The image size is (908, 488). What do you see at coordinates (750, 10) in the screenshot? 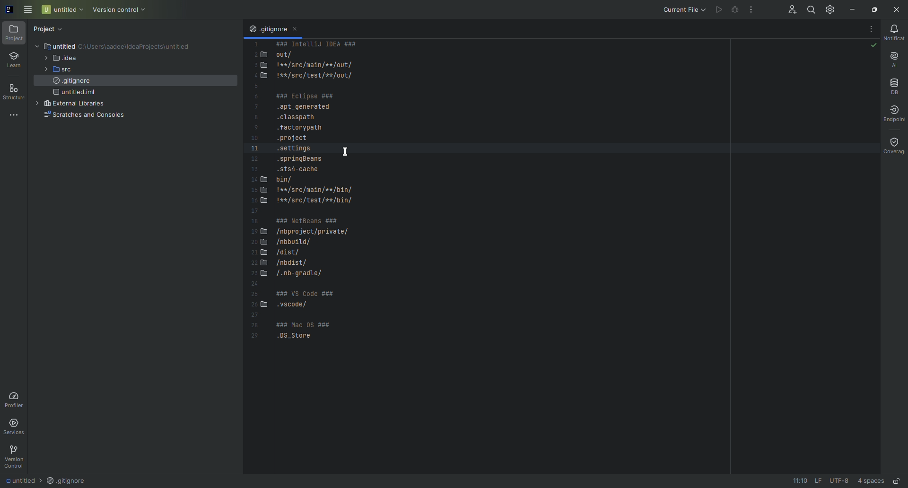
I see `More Actions` at bounding box center [750, 10].